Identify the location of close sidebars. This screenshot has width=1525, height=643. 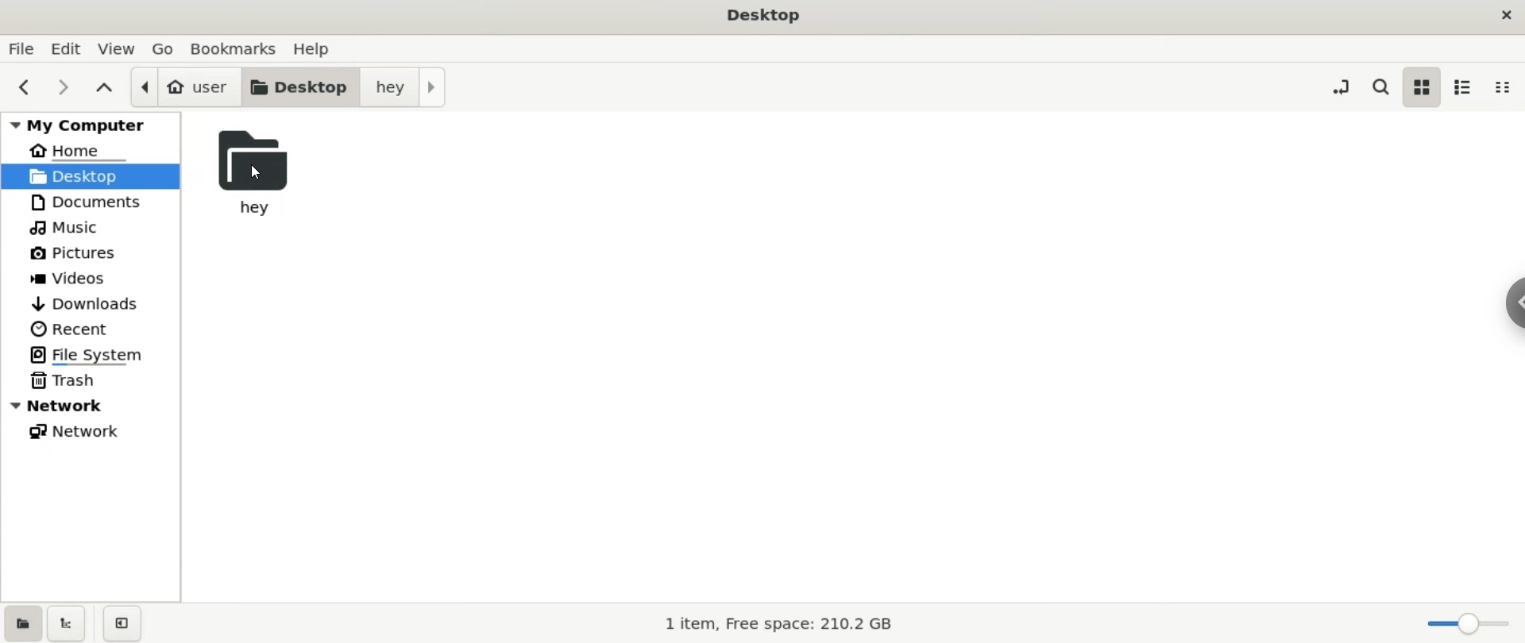
(126, 626).